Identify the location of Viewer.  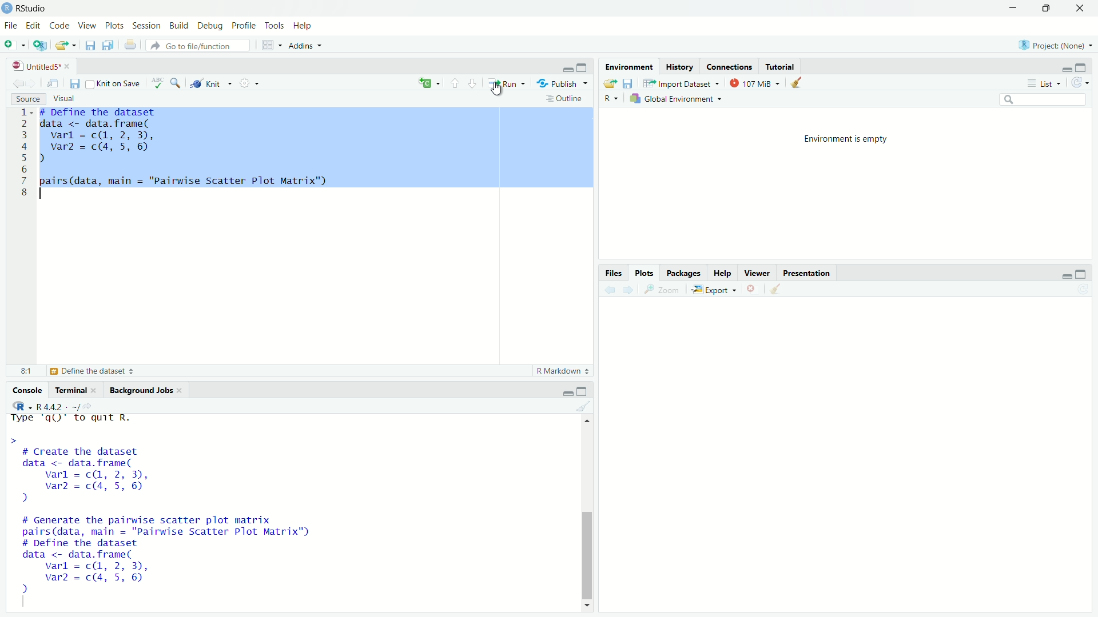
(757, 273).